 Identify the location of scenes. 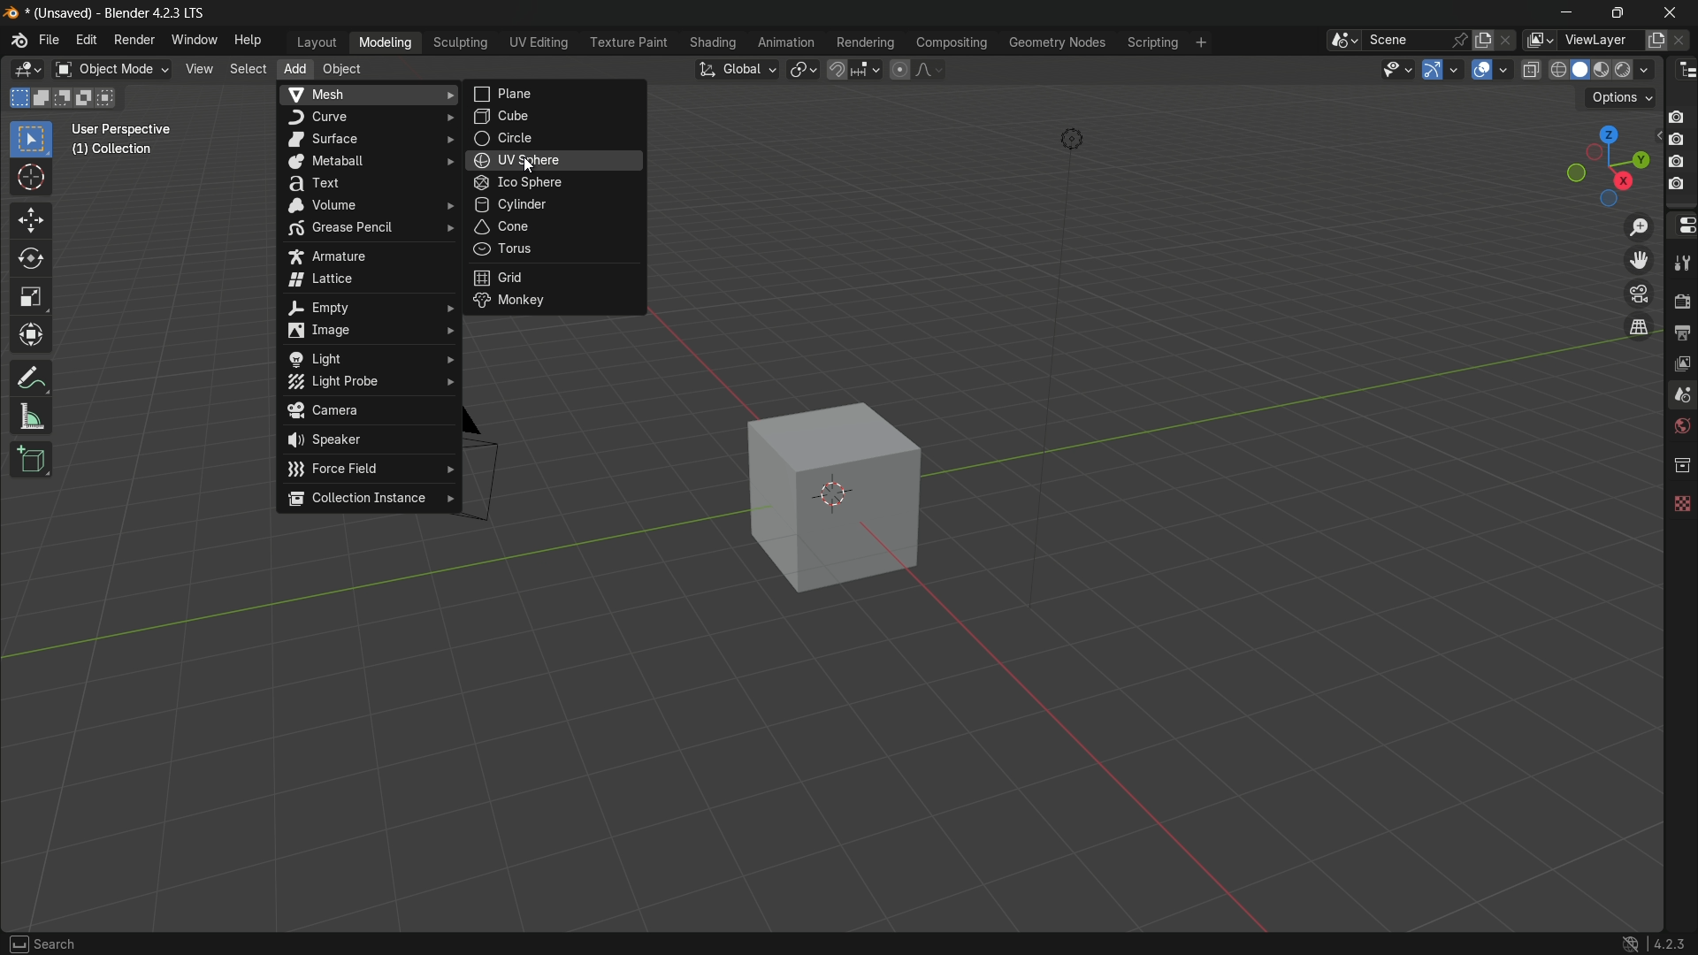
(1681, 393).